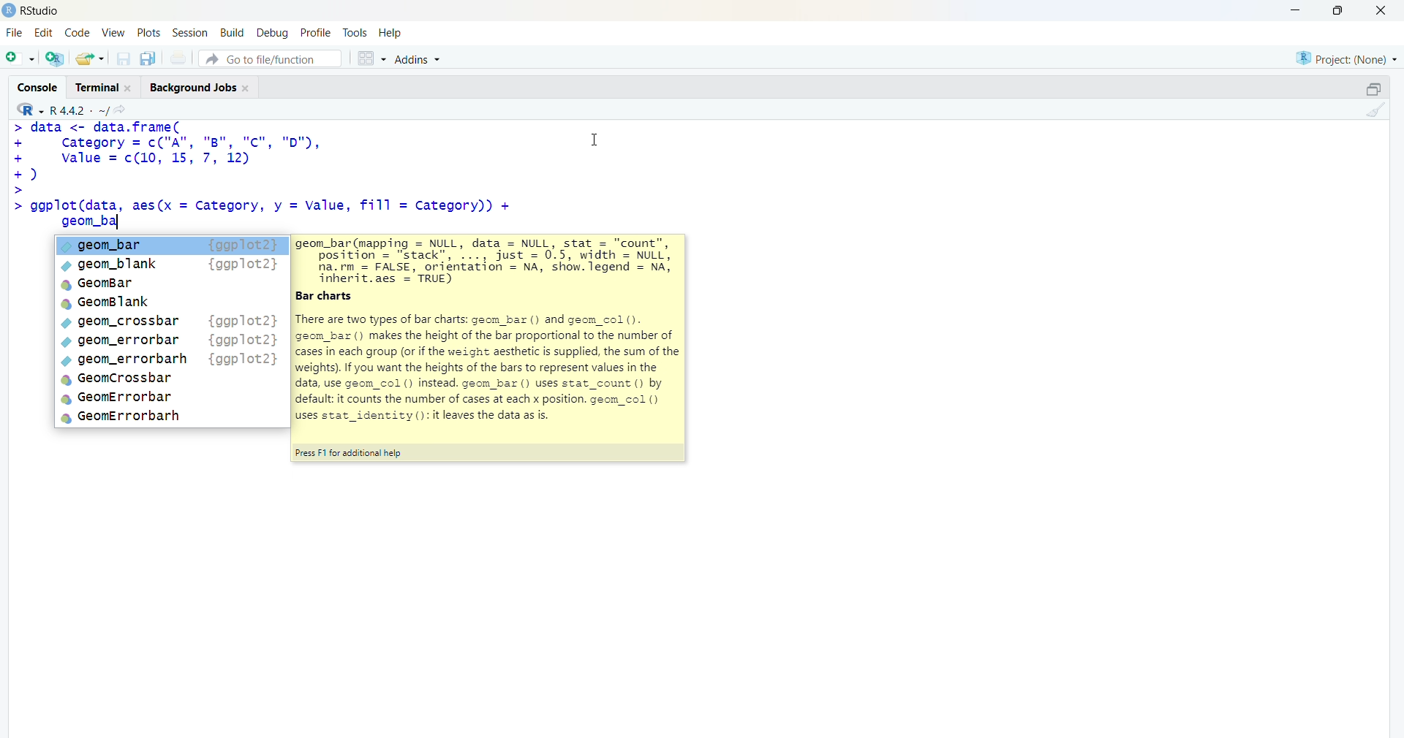 The width and height of the screenshot is (1404, 738). Describe the element at coordinates (314, 34) in the screenshot. I see `profile` at that location.